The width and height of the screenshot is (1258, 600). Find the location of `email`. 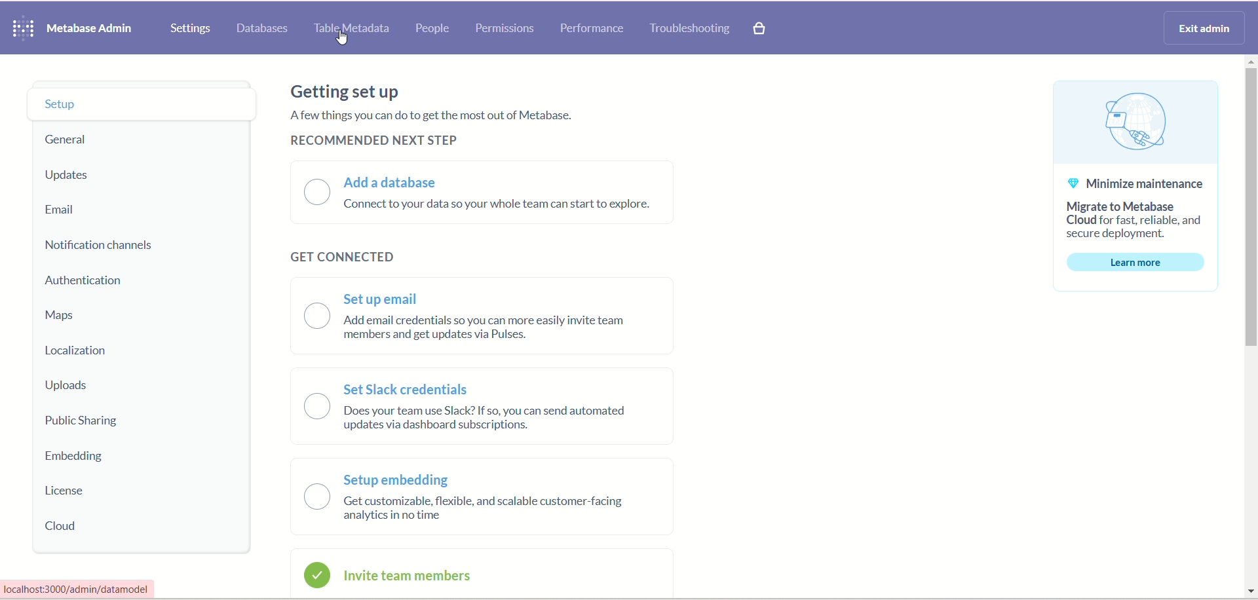

email is located at coordinates (66, 210).